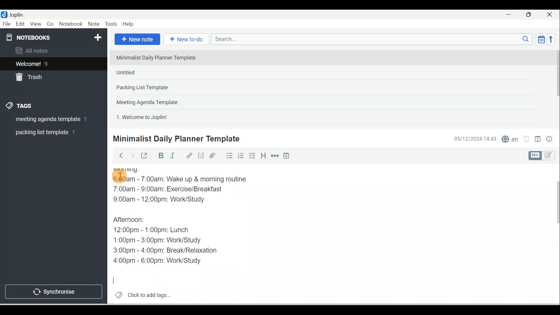  I want to click on Note properties, so click(550, 140).